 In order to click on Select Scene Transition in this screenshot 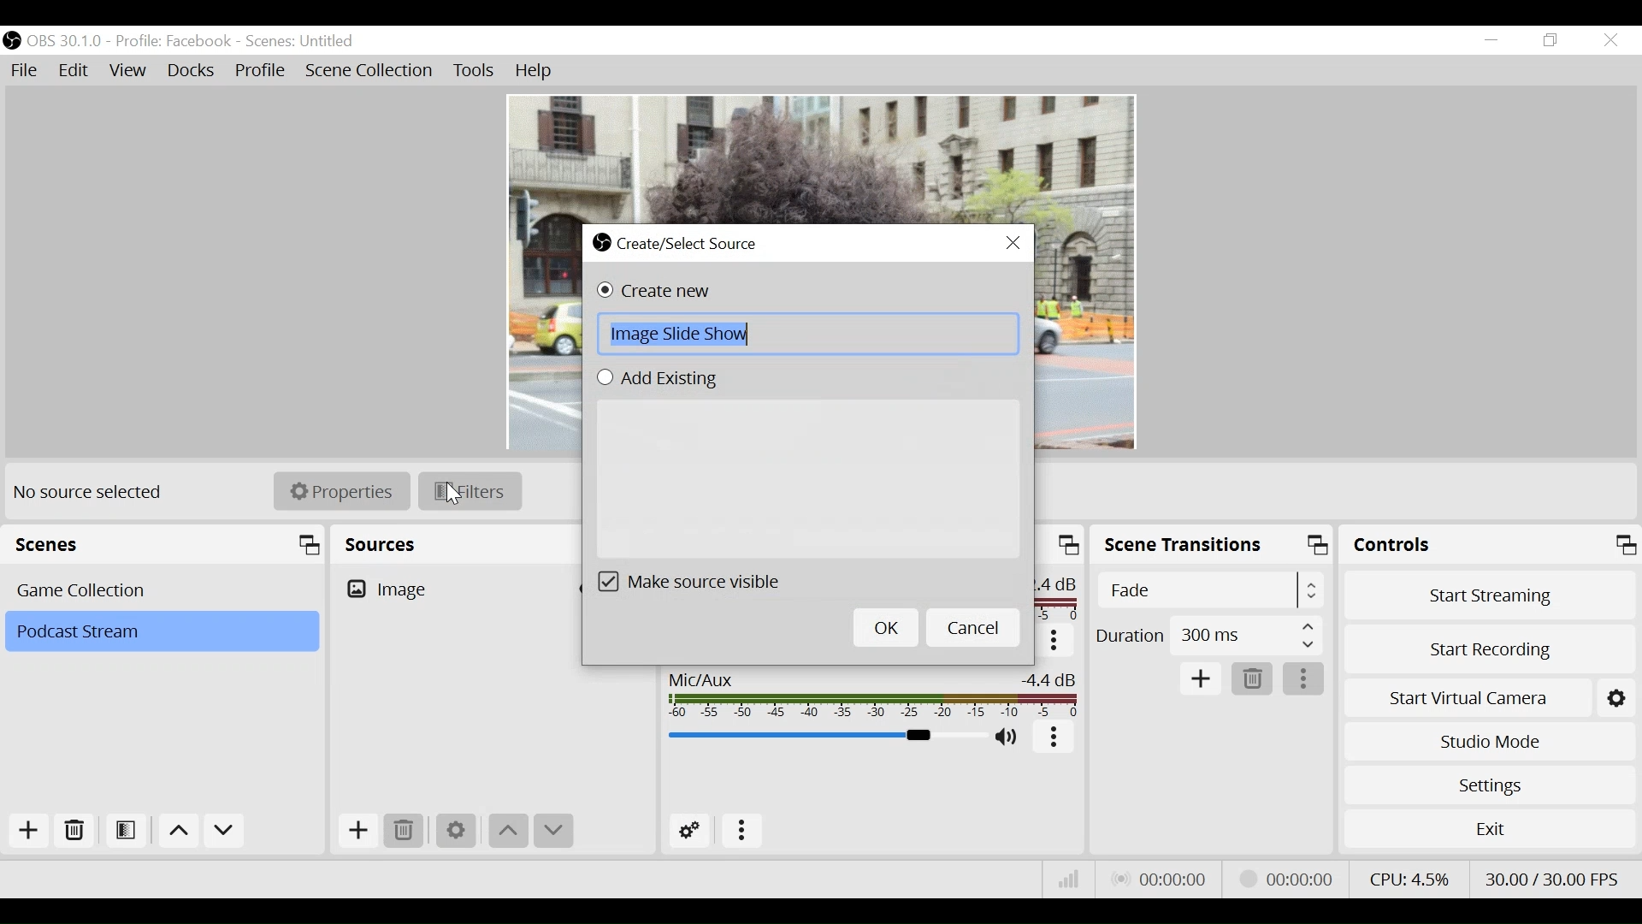, I will do `click(1213, 591)`.